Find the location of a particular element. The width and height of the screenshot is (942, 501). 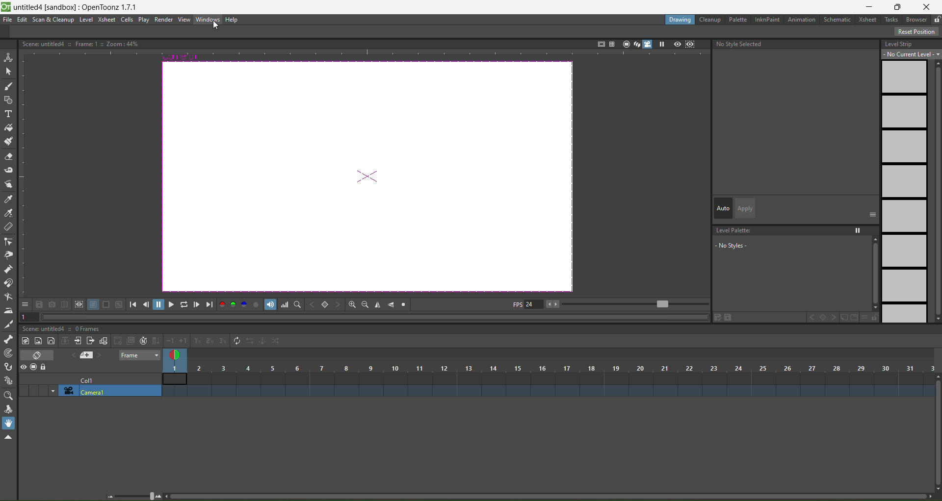

 is located at coordinates (9, 409).